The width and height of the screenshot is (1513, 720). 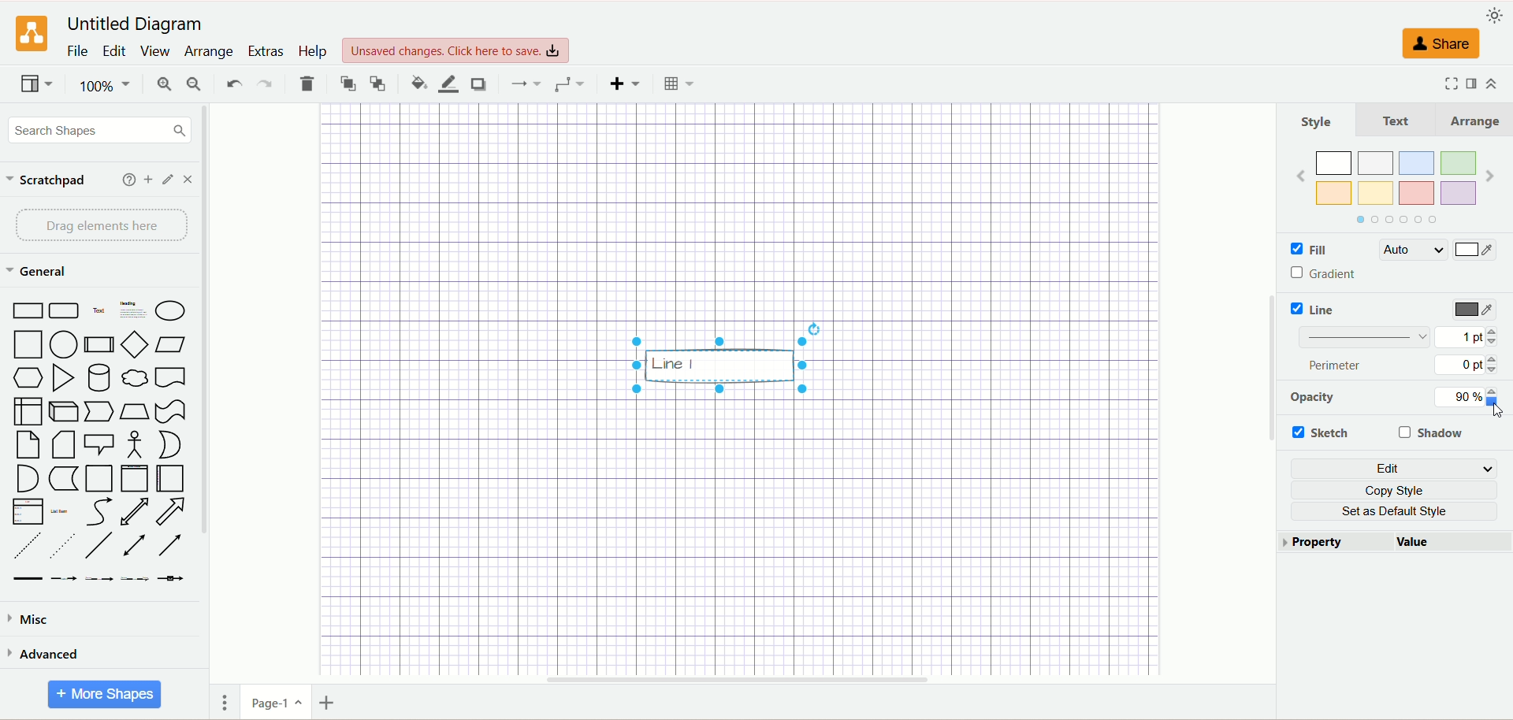 What do you see at coordinates (136, 24) in the screenshot?
I see `United Diagram` at bounding box center [136, 24].